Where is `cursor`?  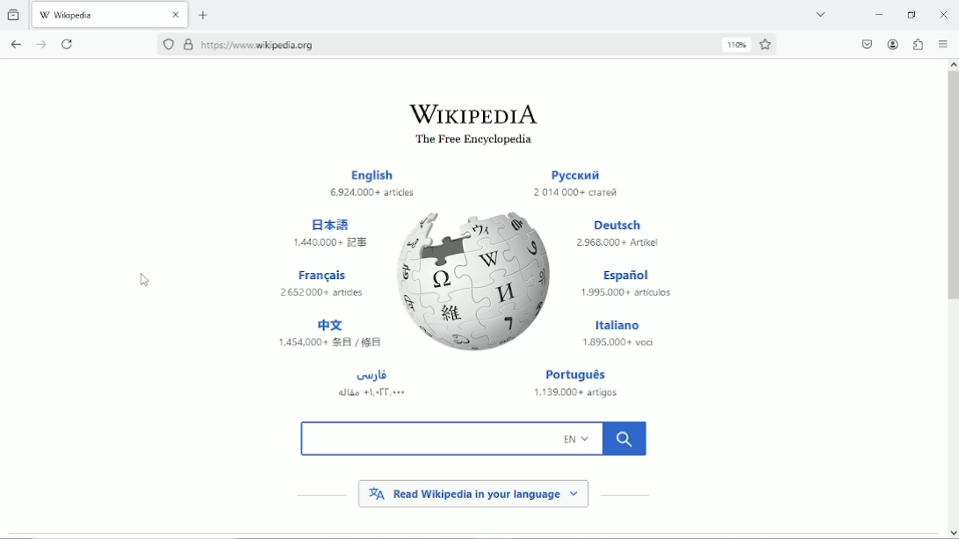
cursor is located at coordinates (145, 280).